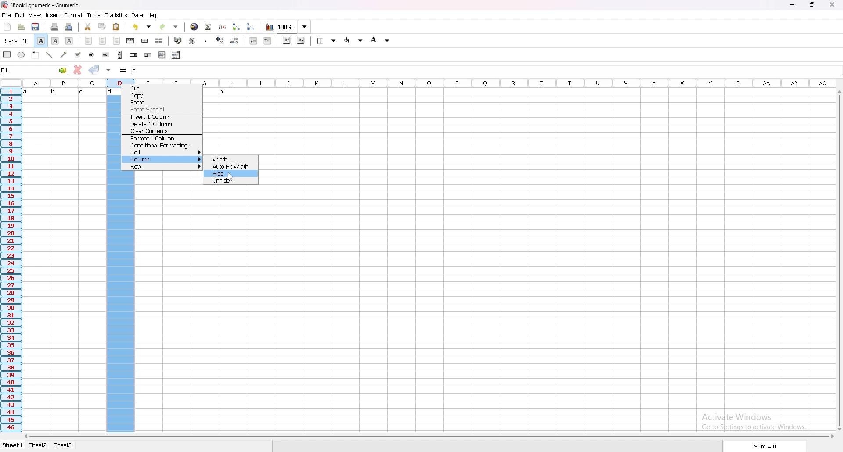 This screenshot has width=843, height=452. I want to click on decrease indent, so click(254, 40).